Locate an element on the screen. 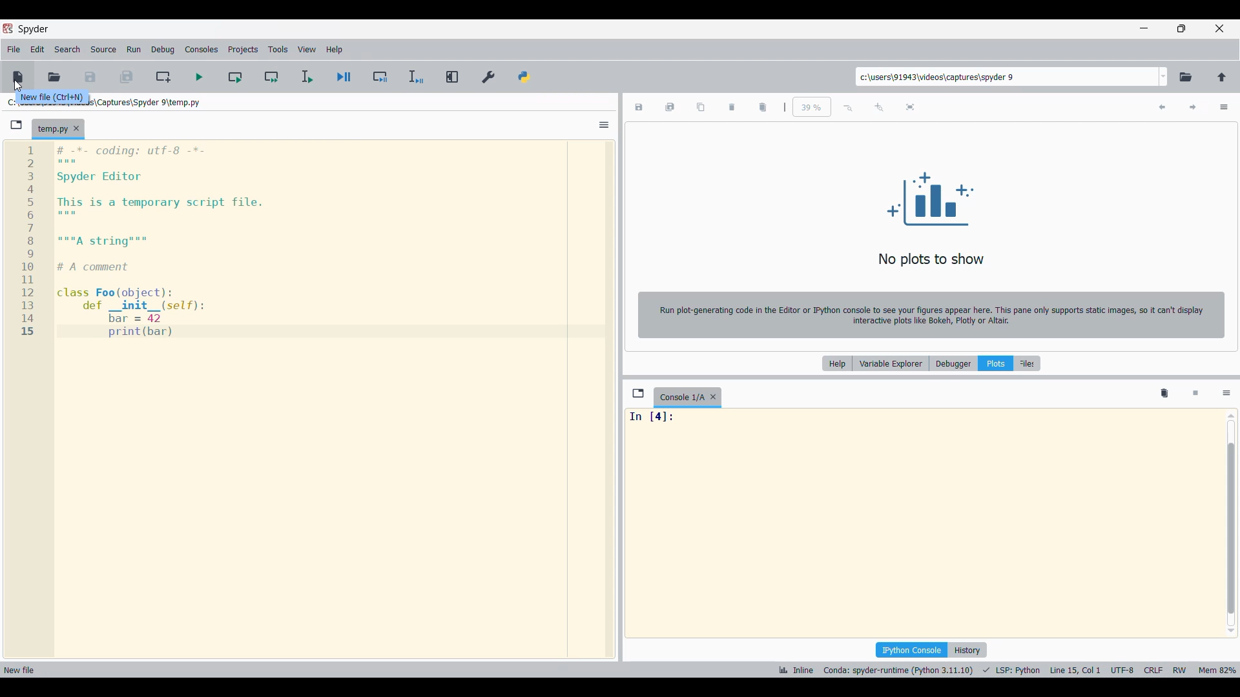 The height and width of the screenshot is (697, 1240). Variable explorer is located at coordinates (890, 363).